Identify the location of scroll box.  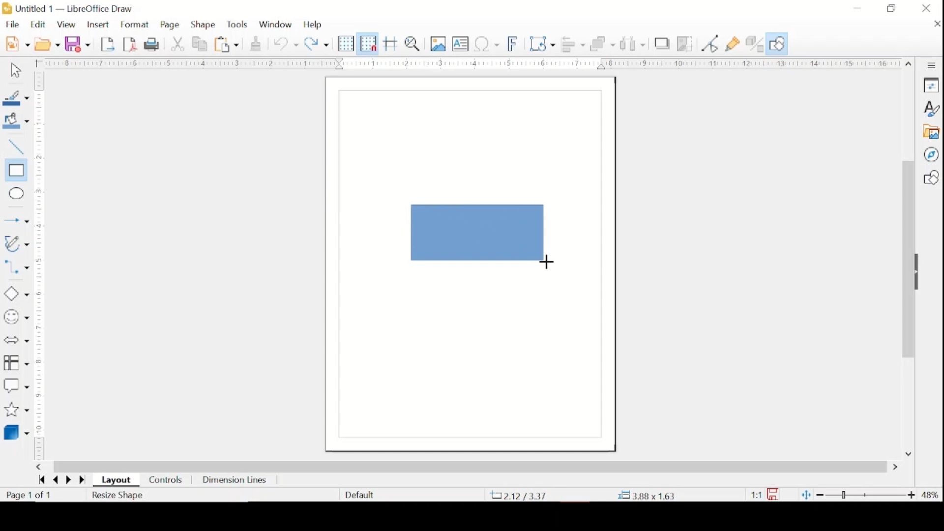
(907, 261).